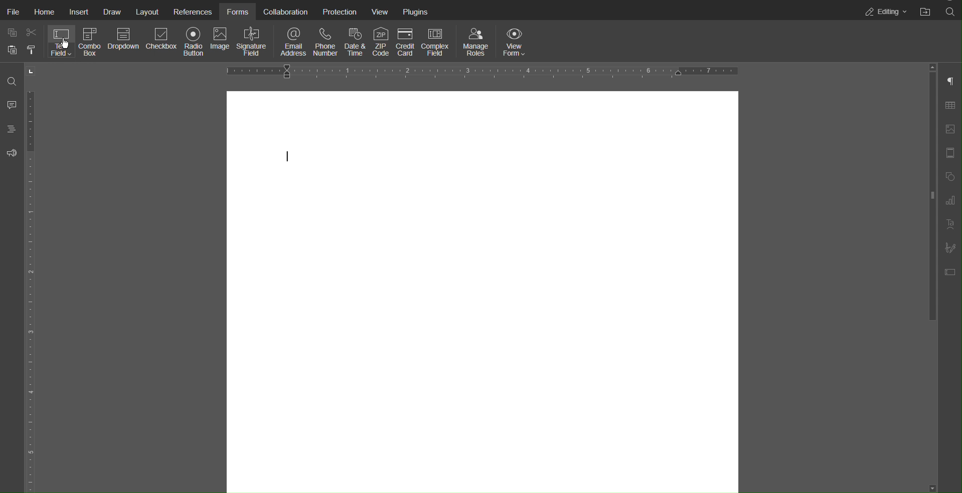 The width and height of the screenshot is (962, 493). Describe the element at coordinates (949, 153) in the screenshot. I see `Header and Footer` at that location.